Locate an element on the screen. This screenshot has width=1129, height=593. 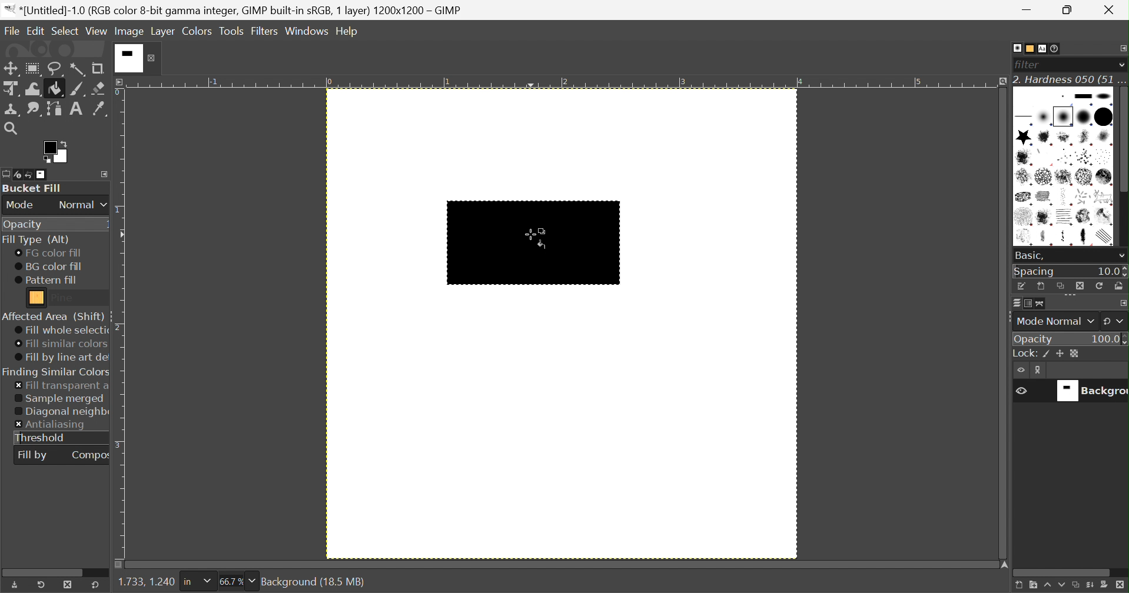
Create a new layer group and add it to the image is located at coordinates (1032, 586).